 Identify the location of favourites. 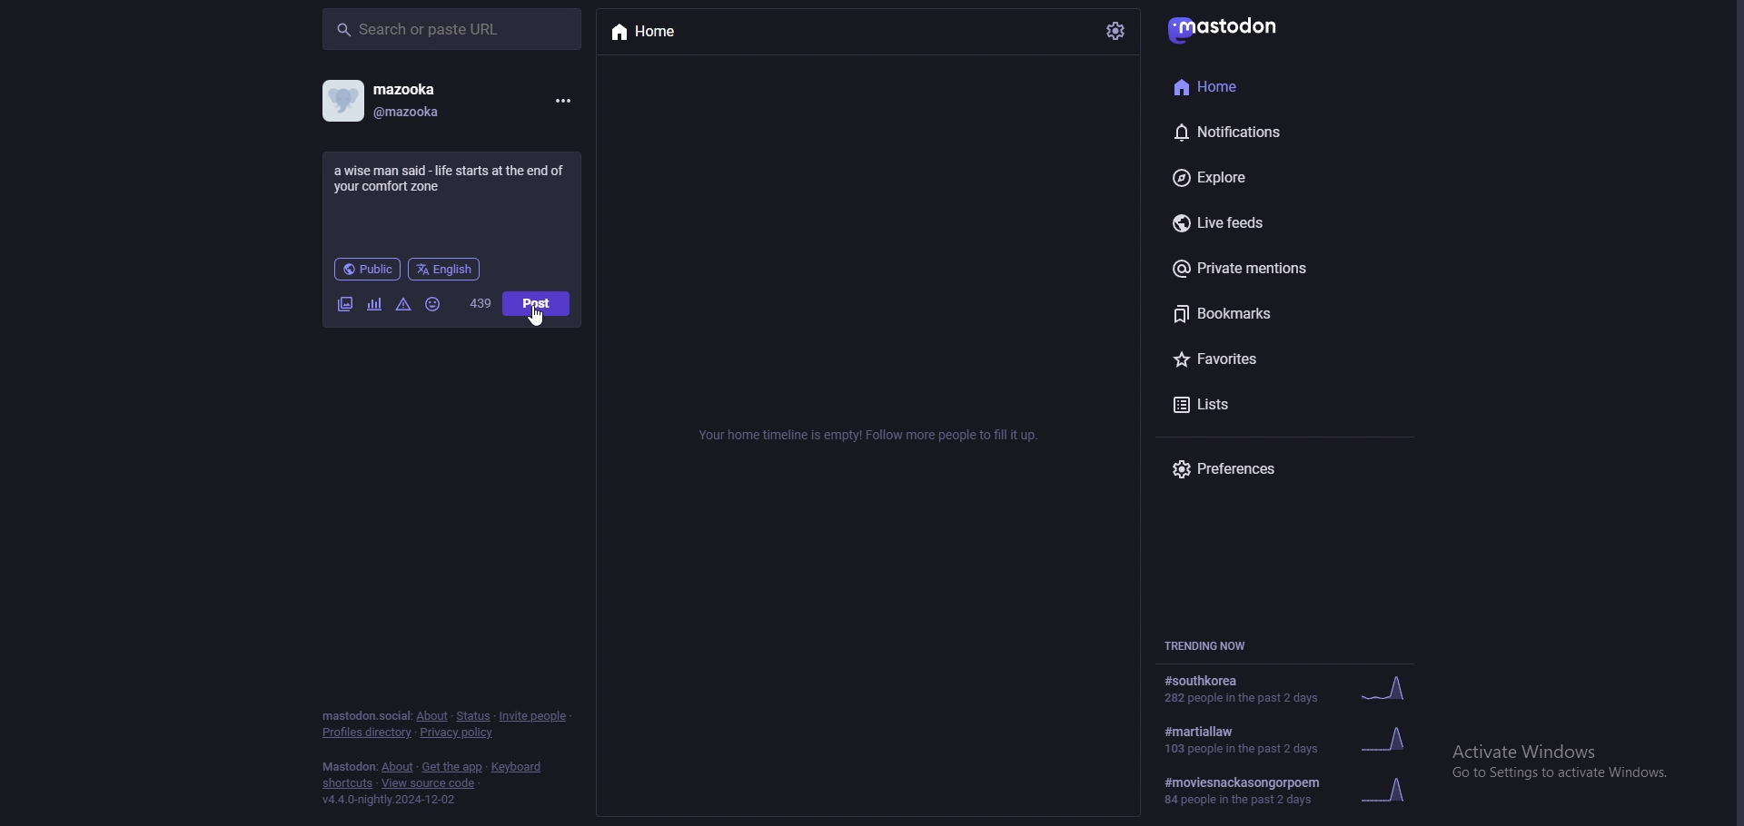
(1270, 359).